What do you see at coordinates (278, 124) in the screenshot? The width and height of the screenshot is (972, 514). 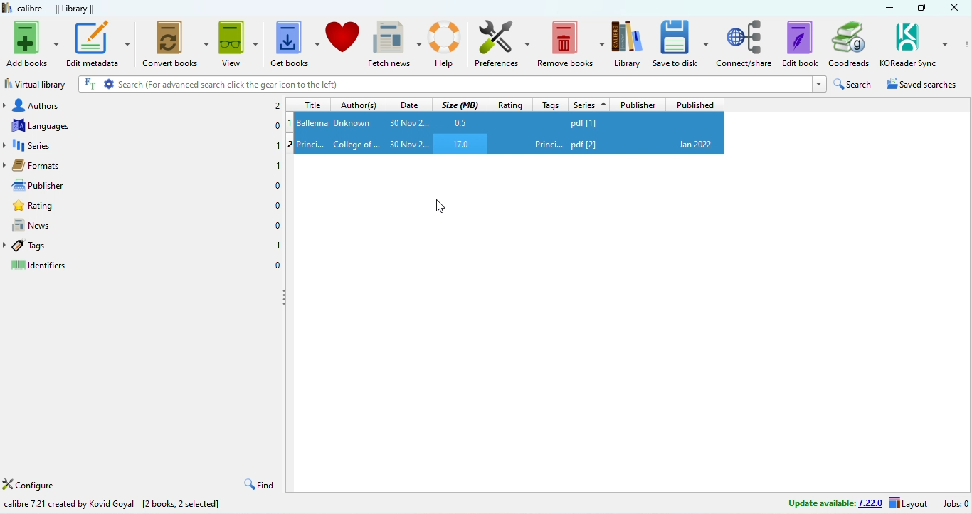 I see `0` at bounding box center [278, 124].